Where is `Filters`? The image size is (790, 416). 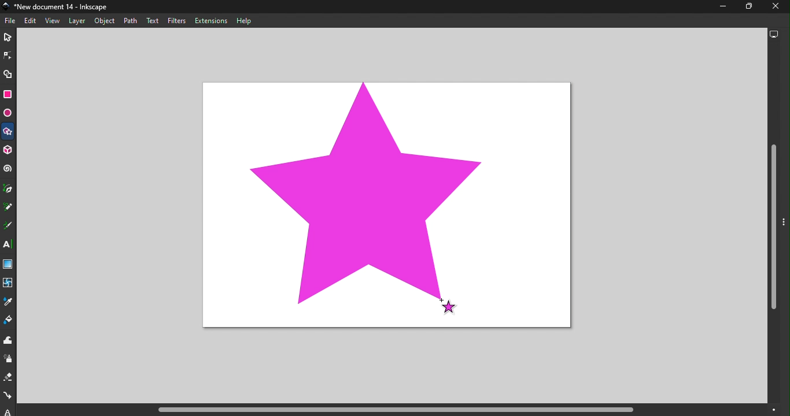
Filters is located at coordinates (176, 21).